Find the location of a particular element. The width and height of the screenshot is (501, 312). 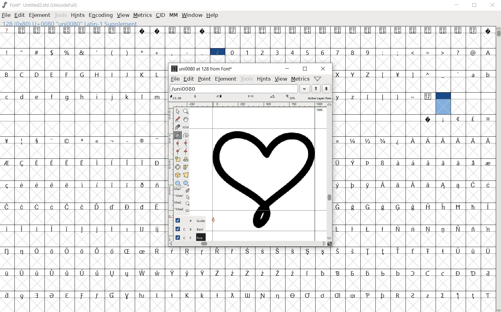

glyph is located at coordinates (458, 30).